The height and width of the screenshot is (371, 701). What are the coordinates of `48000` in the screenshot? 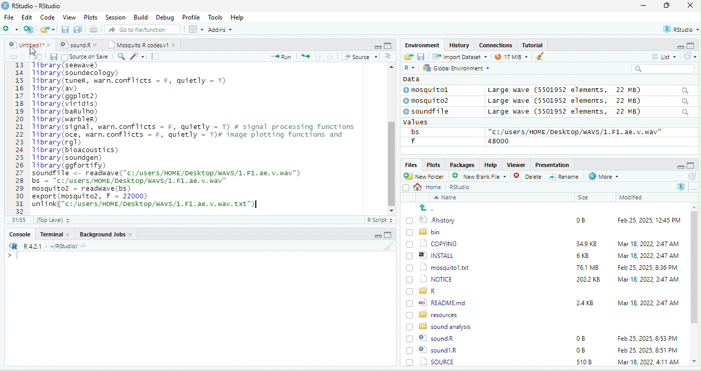 It's located at (499, 141).